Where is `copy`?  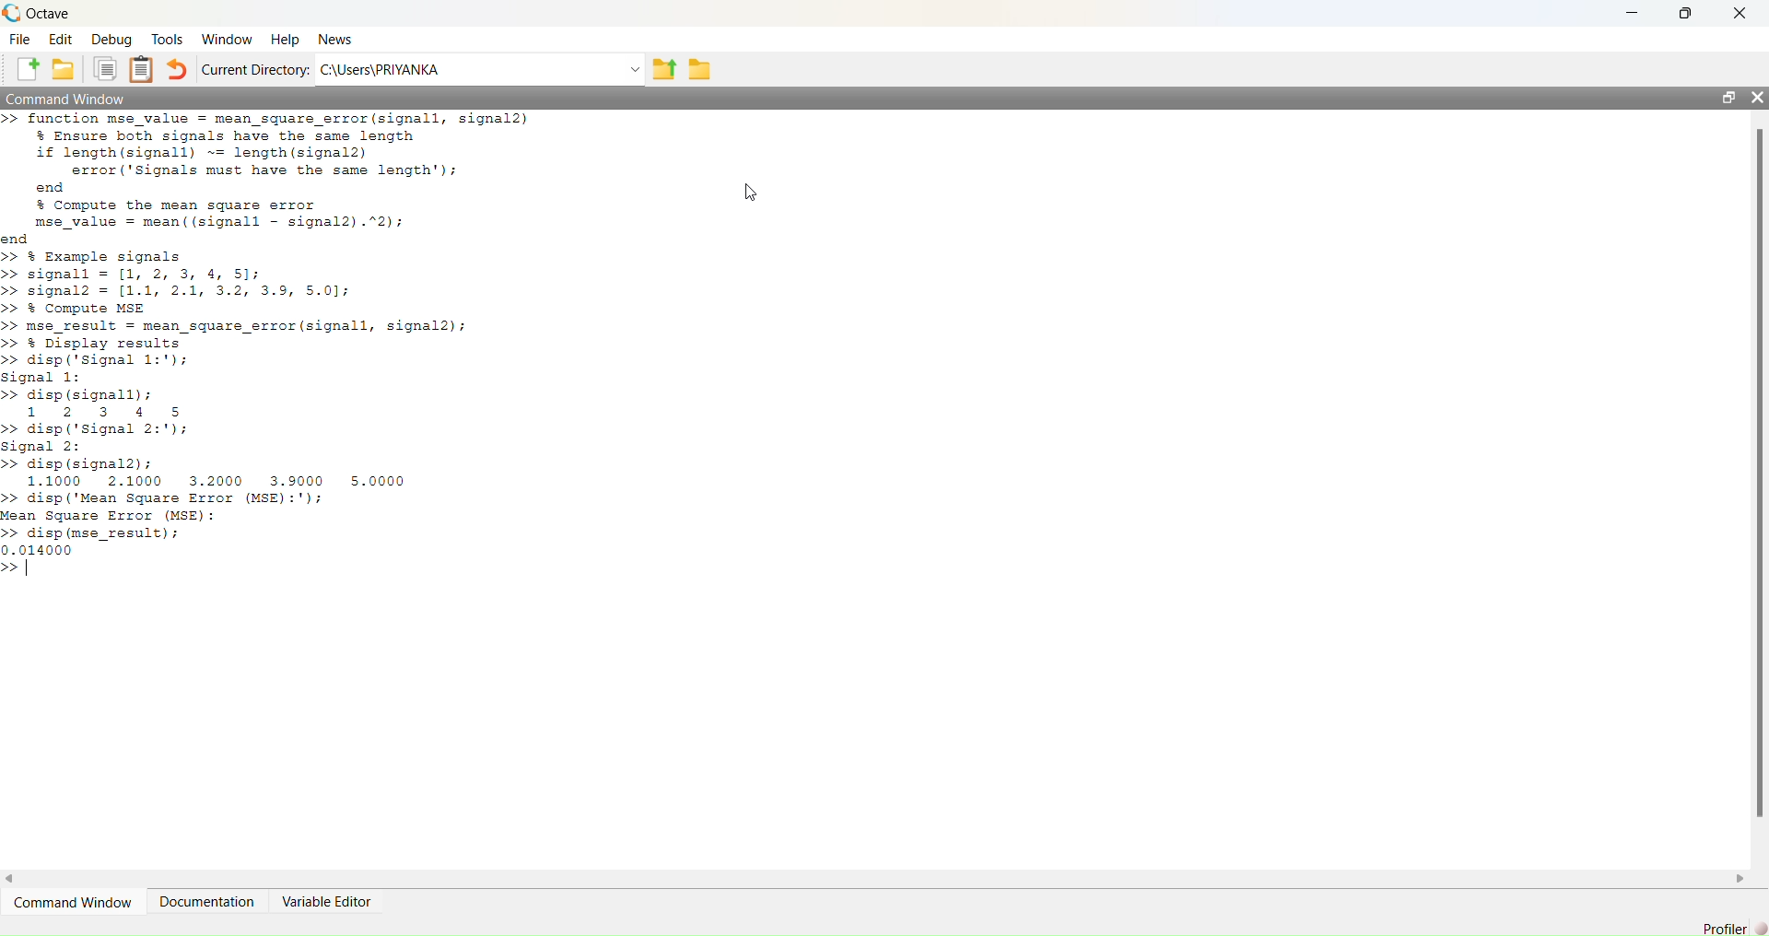
copy is located at coordinates (104, 69).